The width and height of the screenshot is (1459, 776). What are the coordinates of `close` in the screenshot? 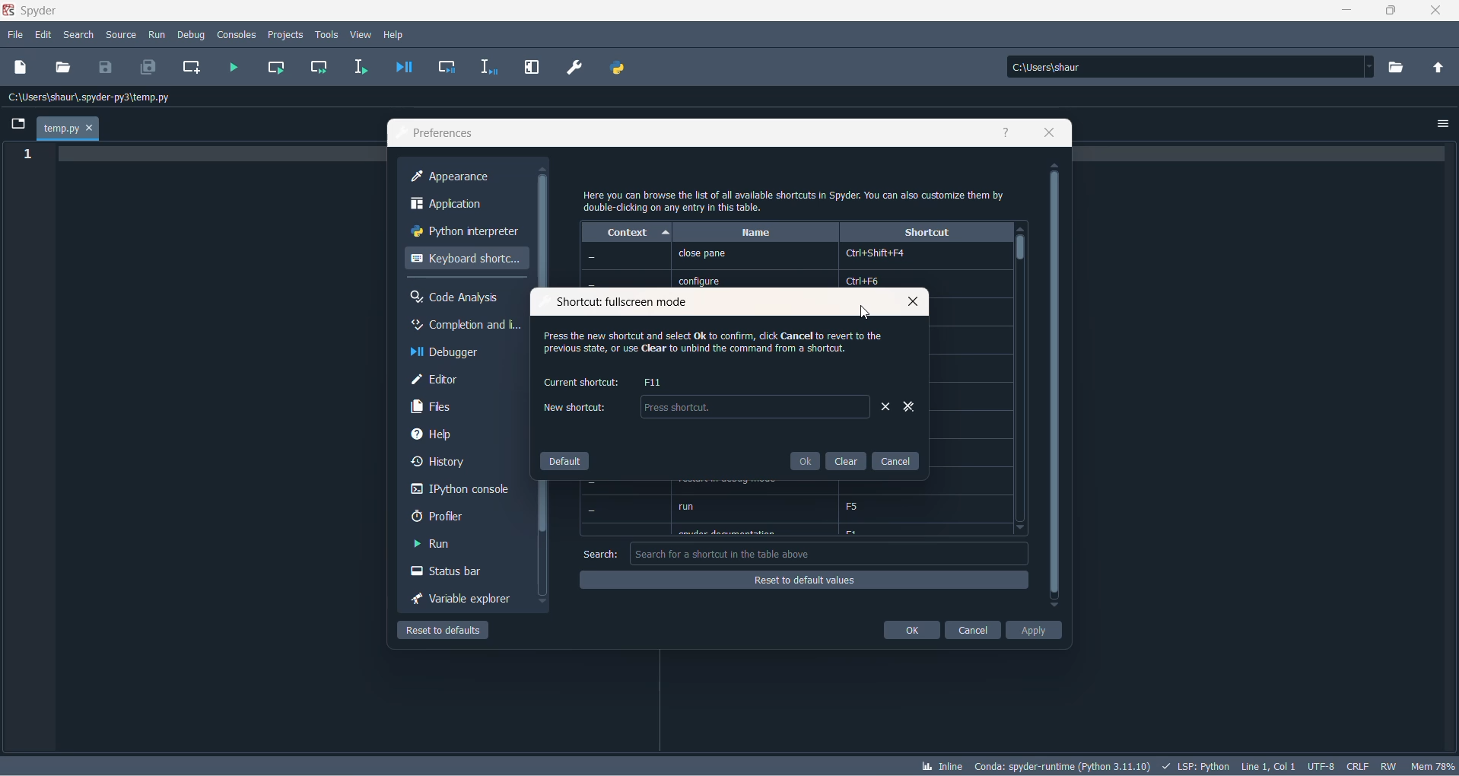 It's located at (916, 302).